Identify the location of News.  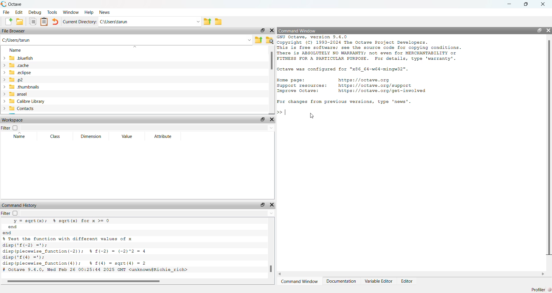
(103, 13).